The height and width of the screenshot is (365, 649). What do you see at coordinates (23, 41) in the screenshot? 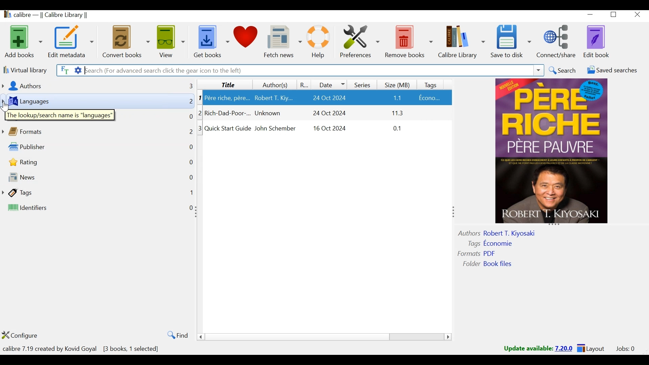
I see `Add Books` at bounding box center [23, 41].